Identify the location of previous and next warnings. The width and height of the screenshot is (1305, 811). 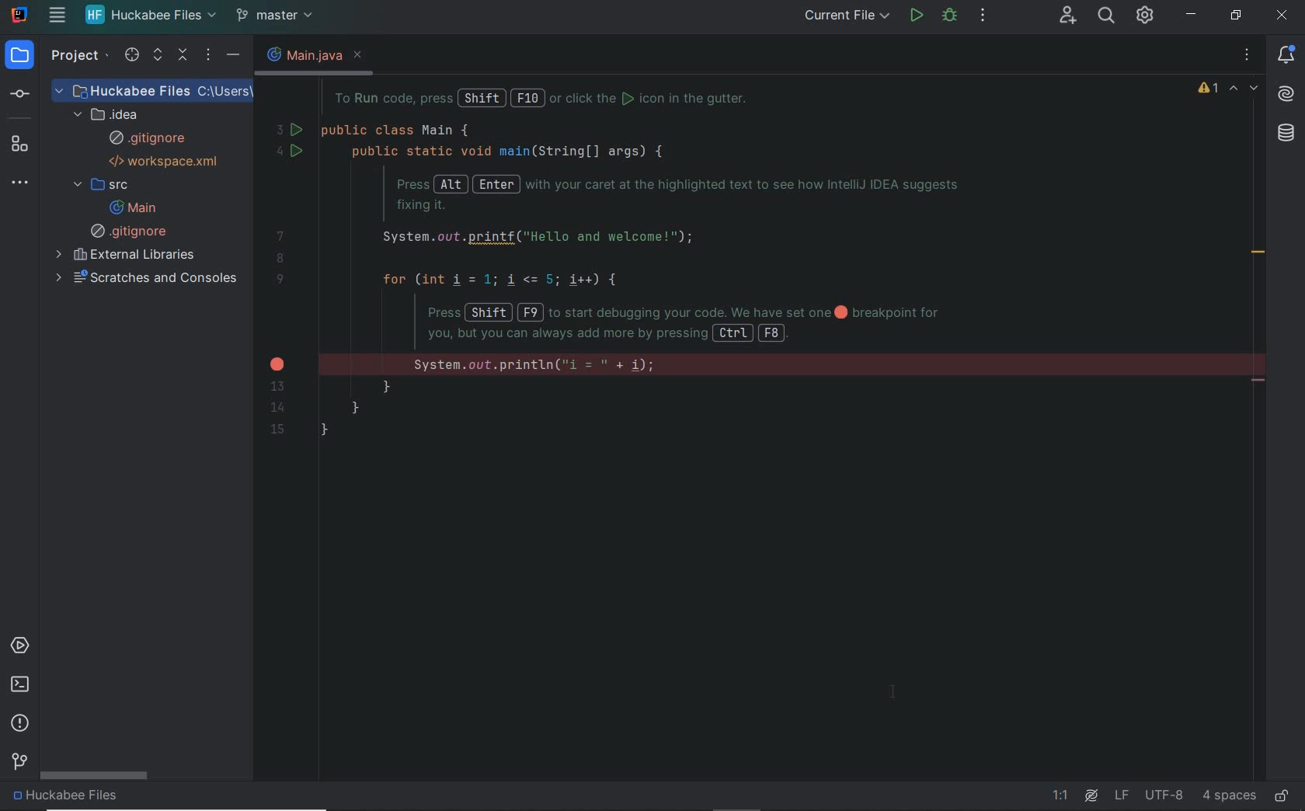
(1246, 89).